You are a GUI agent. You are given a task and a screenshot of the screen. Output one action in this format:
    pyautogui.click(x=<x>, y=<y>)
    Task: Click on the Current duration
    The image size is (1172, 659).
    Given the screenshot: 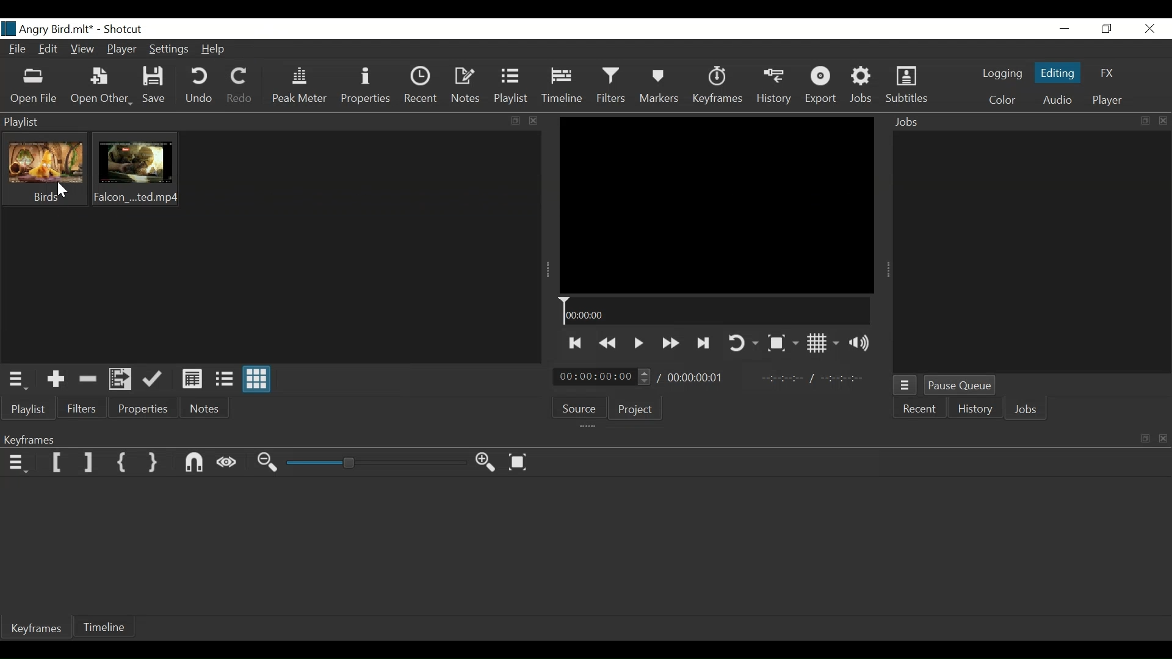 What is the action you would take?
    pyautogui.click(x=604, y=378)
    